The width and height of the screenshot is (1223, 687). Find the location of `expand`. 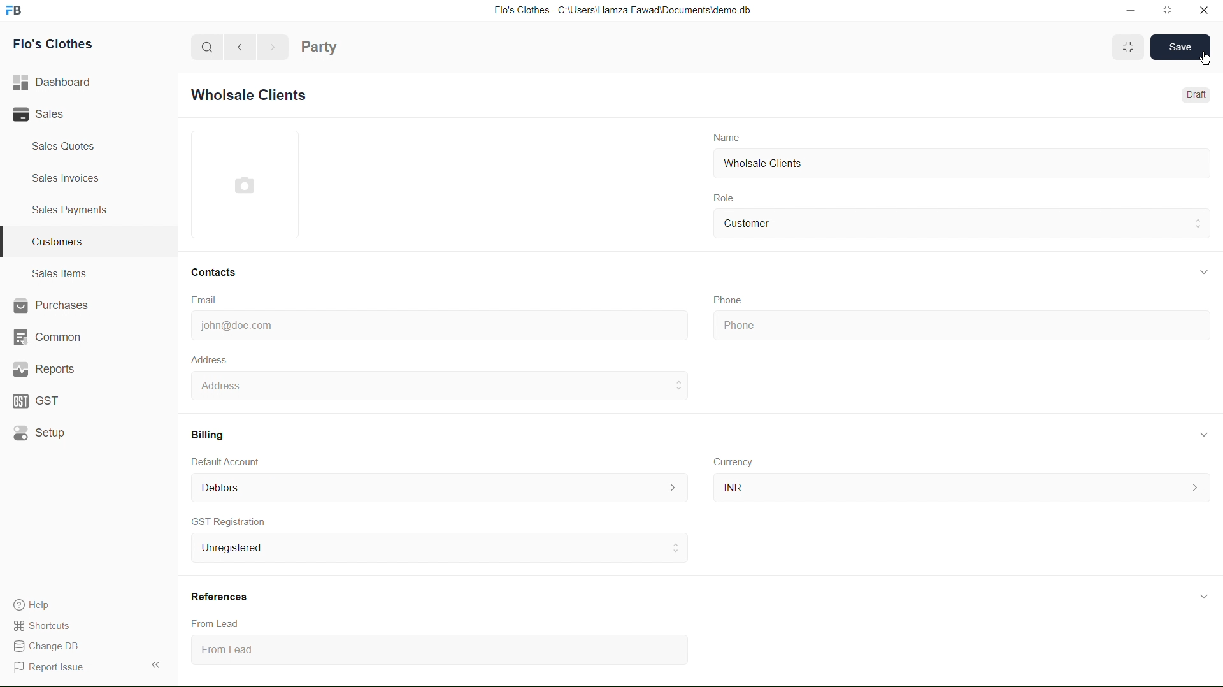

expand is located at coordinates (1199, 272).